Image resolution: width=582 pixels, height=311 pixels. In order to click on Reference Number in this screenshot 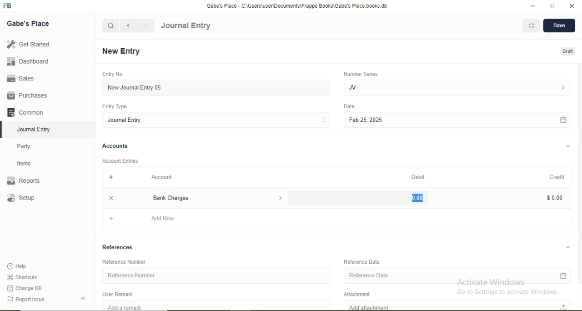, I will do `click(128, 261)`.